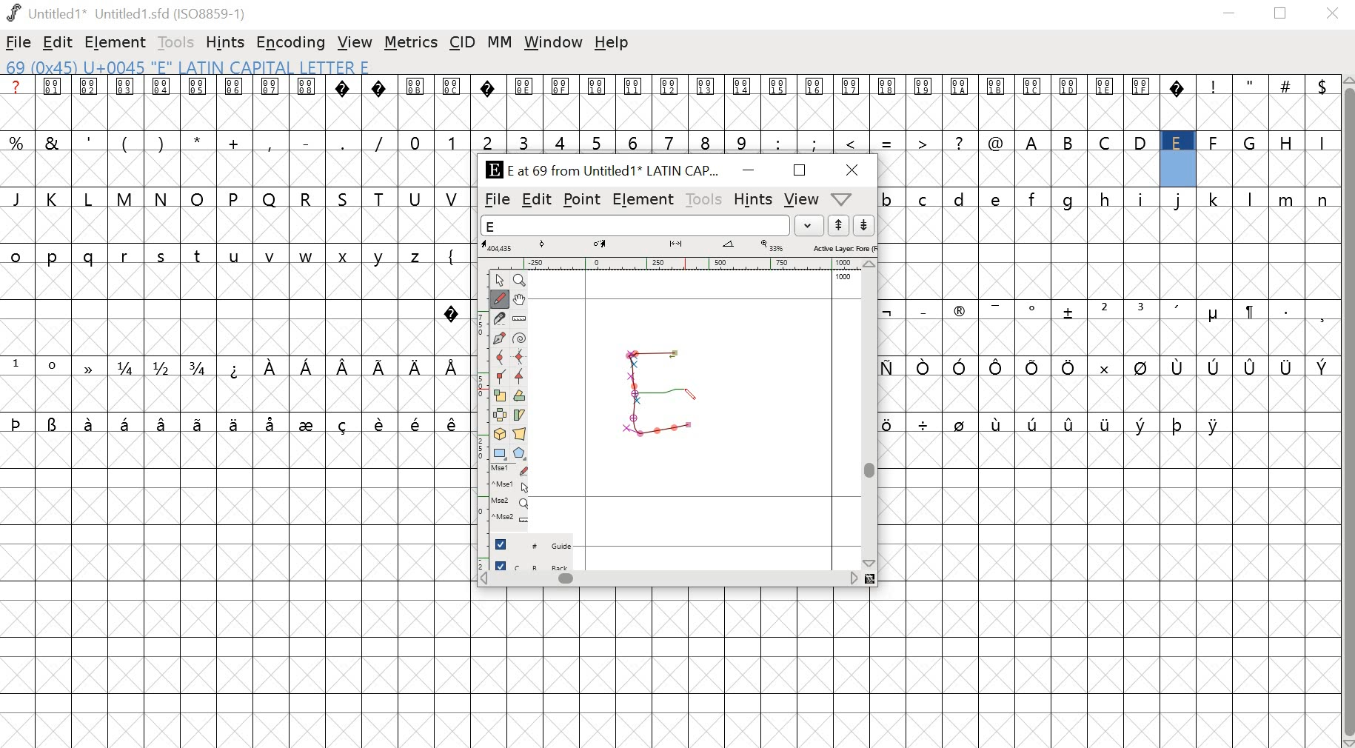 This screenshot has width=1355, height=748. Describe the element at coordinates (748, 172) in the screenshot. I see `minimize` at that location.